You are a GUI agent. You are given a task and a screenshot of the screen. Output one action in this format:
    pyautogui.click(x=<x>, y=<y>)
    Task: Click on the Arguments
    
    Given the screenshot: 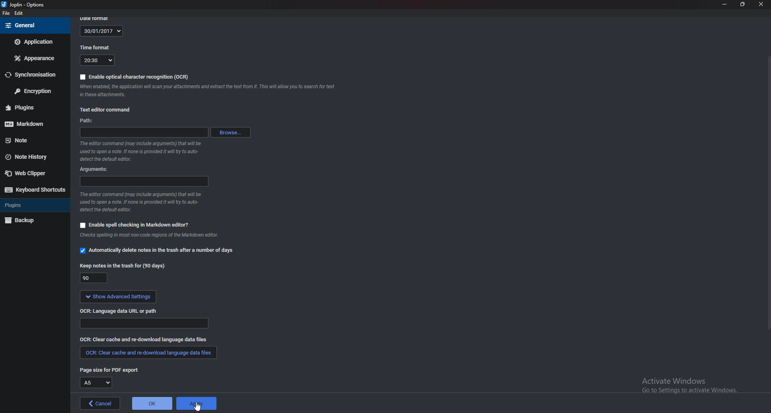 What is the action you would take?
    pyautogui.click(x=97, y=170)
    